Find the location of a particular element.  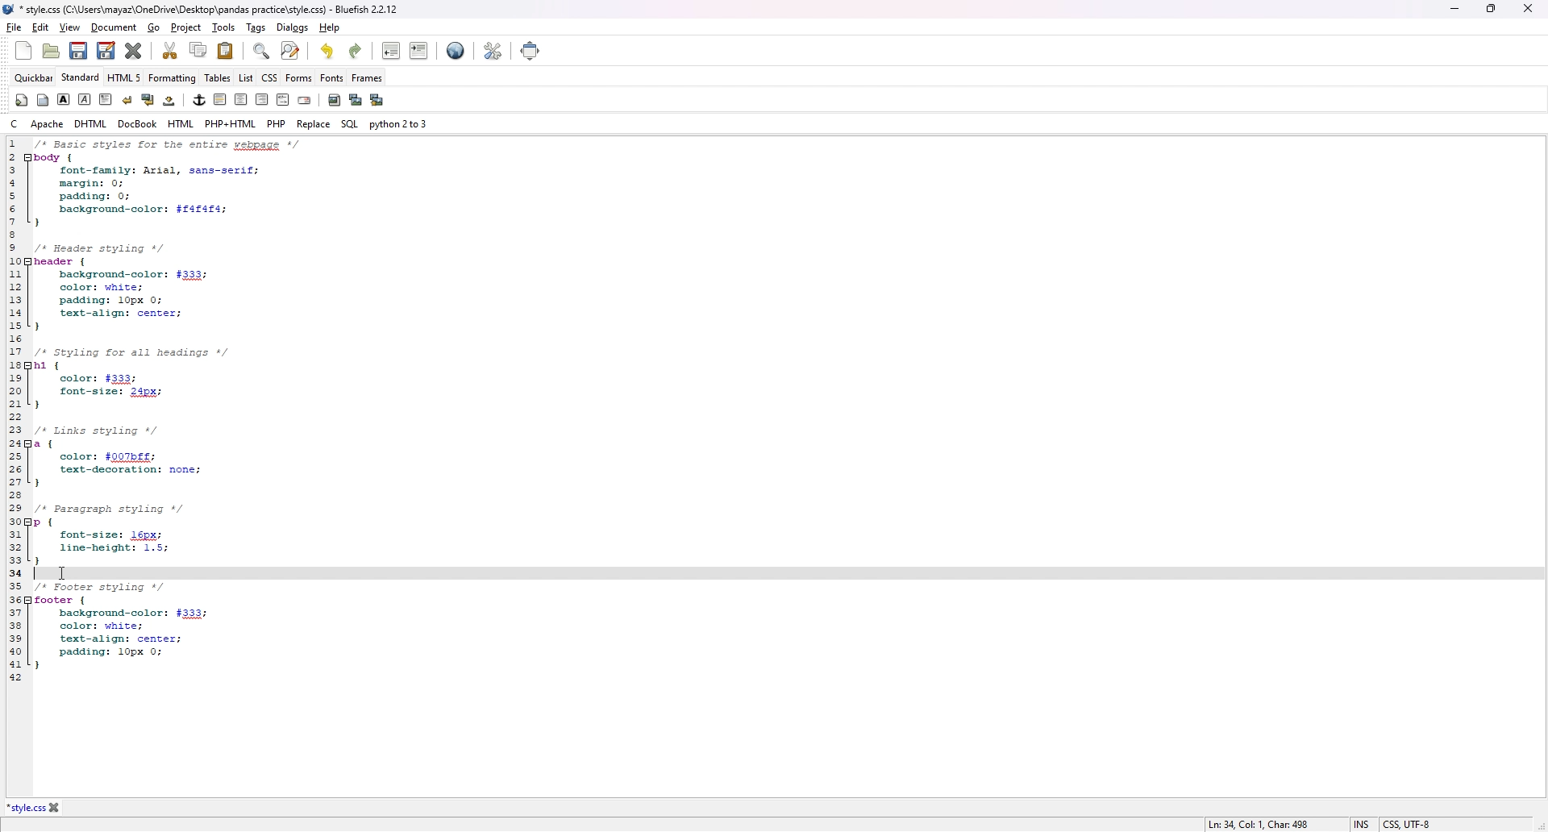

multi thumbnail is located at coordinates (377, 100).